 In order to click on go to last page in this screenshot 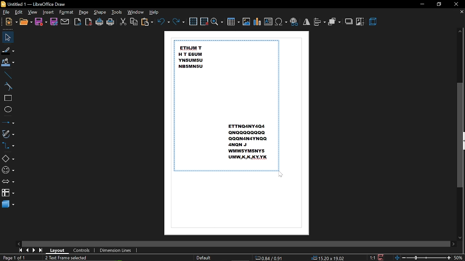, I will do `click(42, 250)`.